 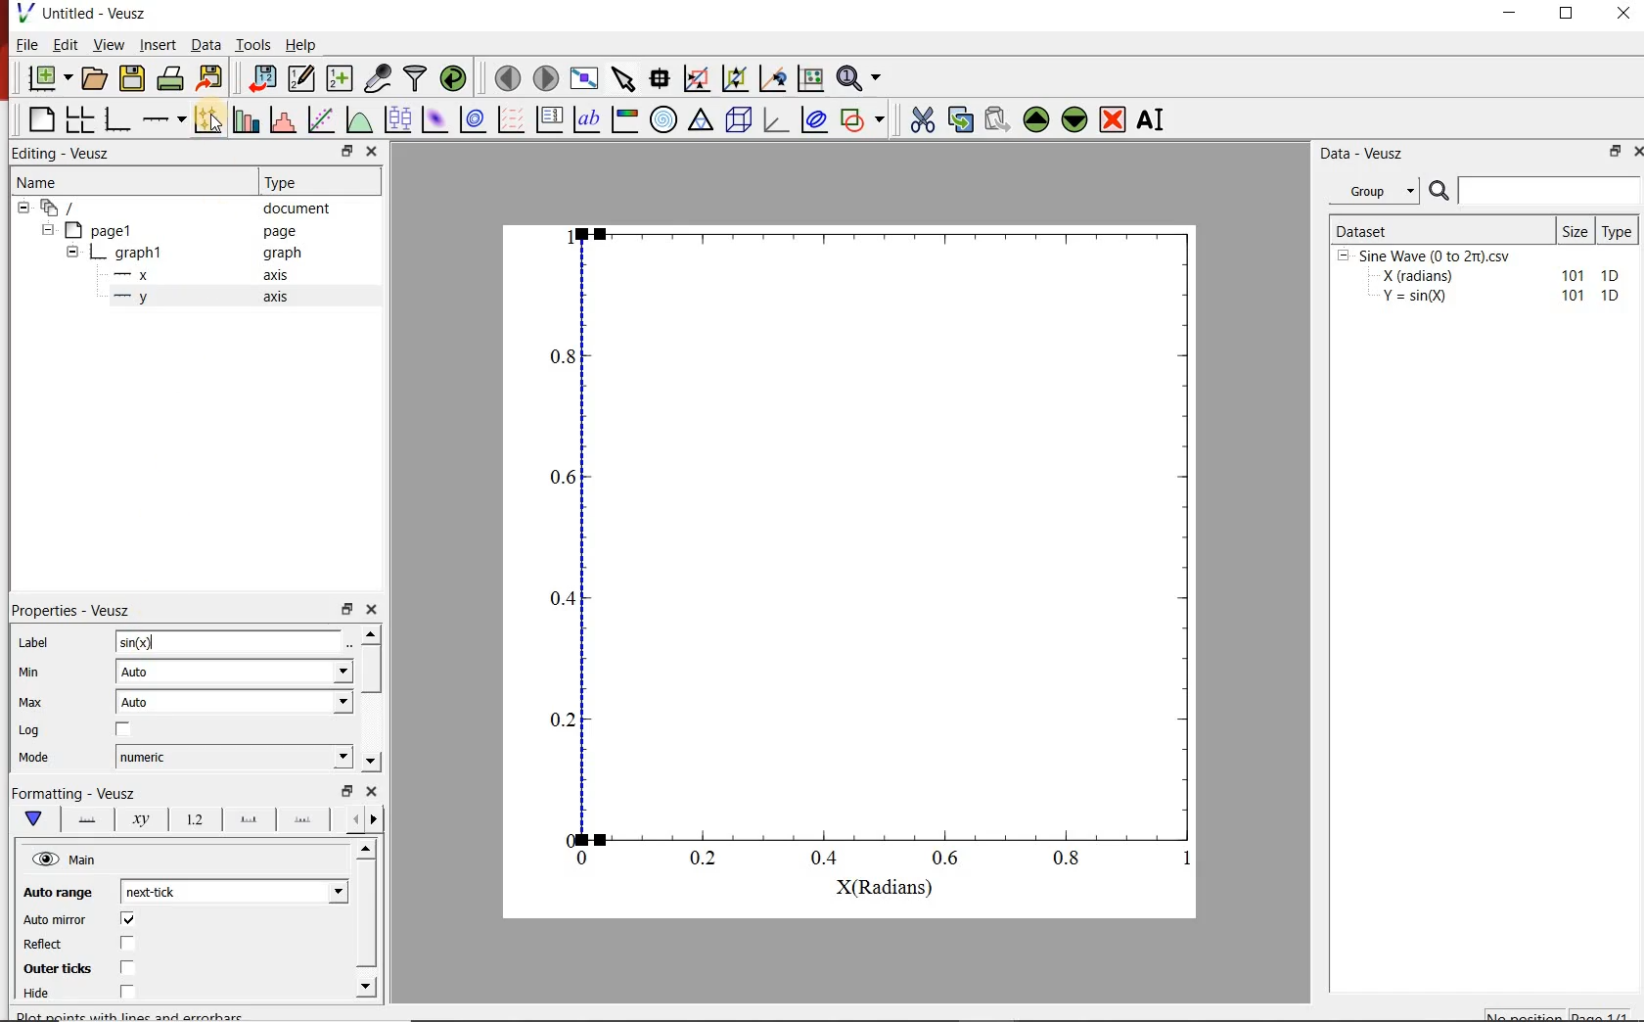 I want to click on Maximize, so click(x=1568, y=14).